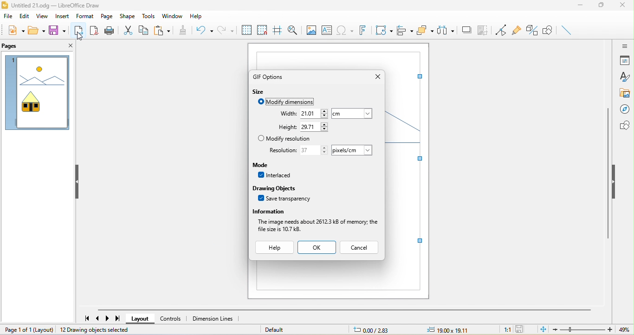 The width and height of the screenshot is (634, 335). I want to click on fontwork text, so click(362, 30).